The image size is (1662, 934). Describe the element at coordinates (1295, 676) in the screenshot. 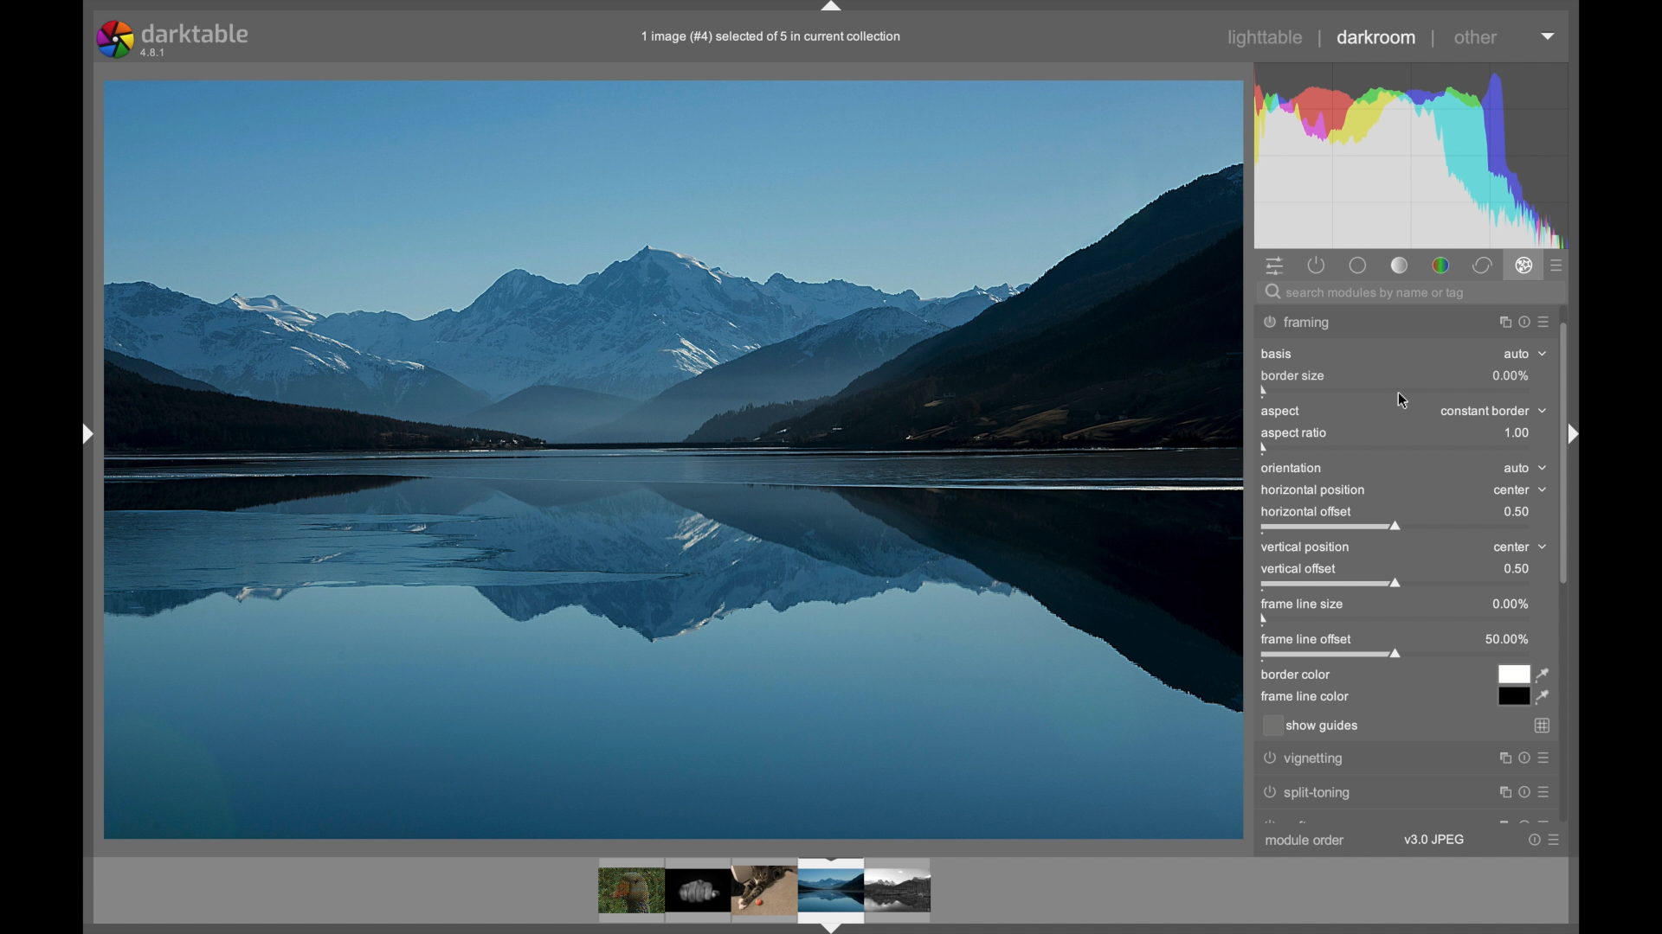

I see `border color` at that location.